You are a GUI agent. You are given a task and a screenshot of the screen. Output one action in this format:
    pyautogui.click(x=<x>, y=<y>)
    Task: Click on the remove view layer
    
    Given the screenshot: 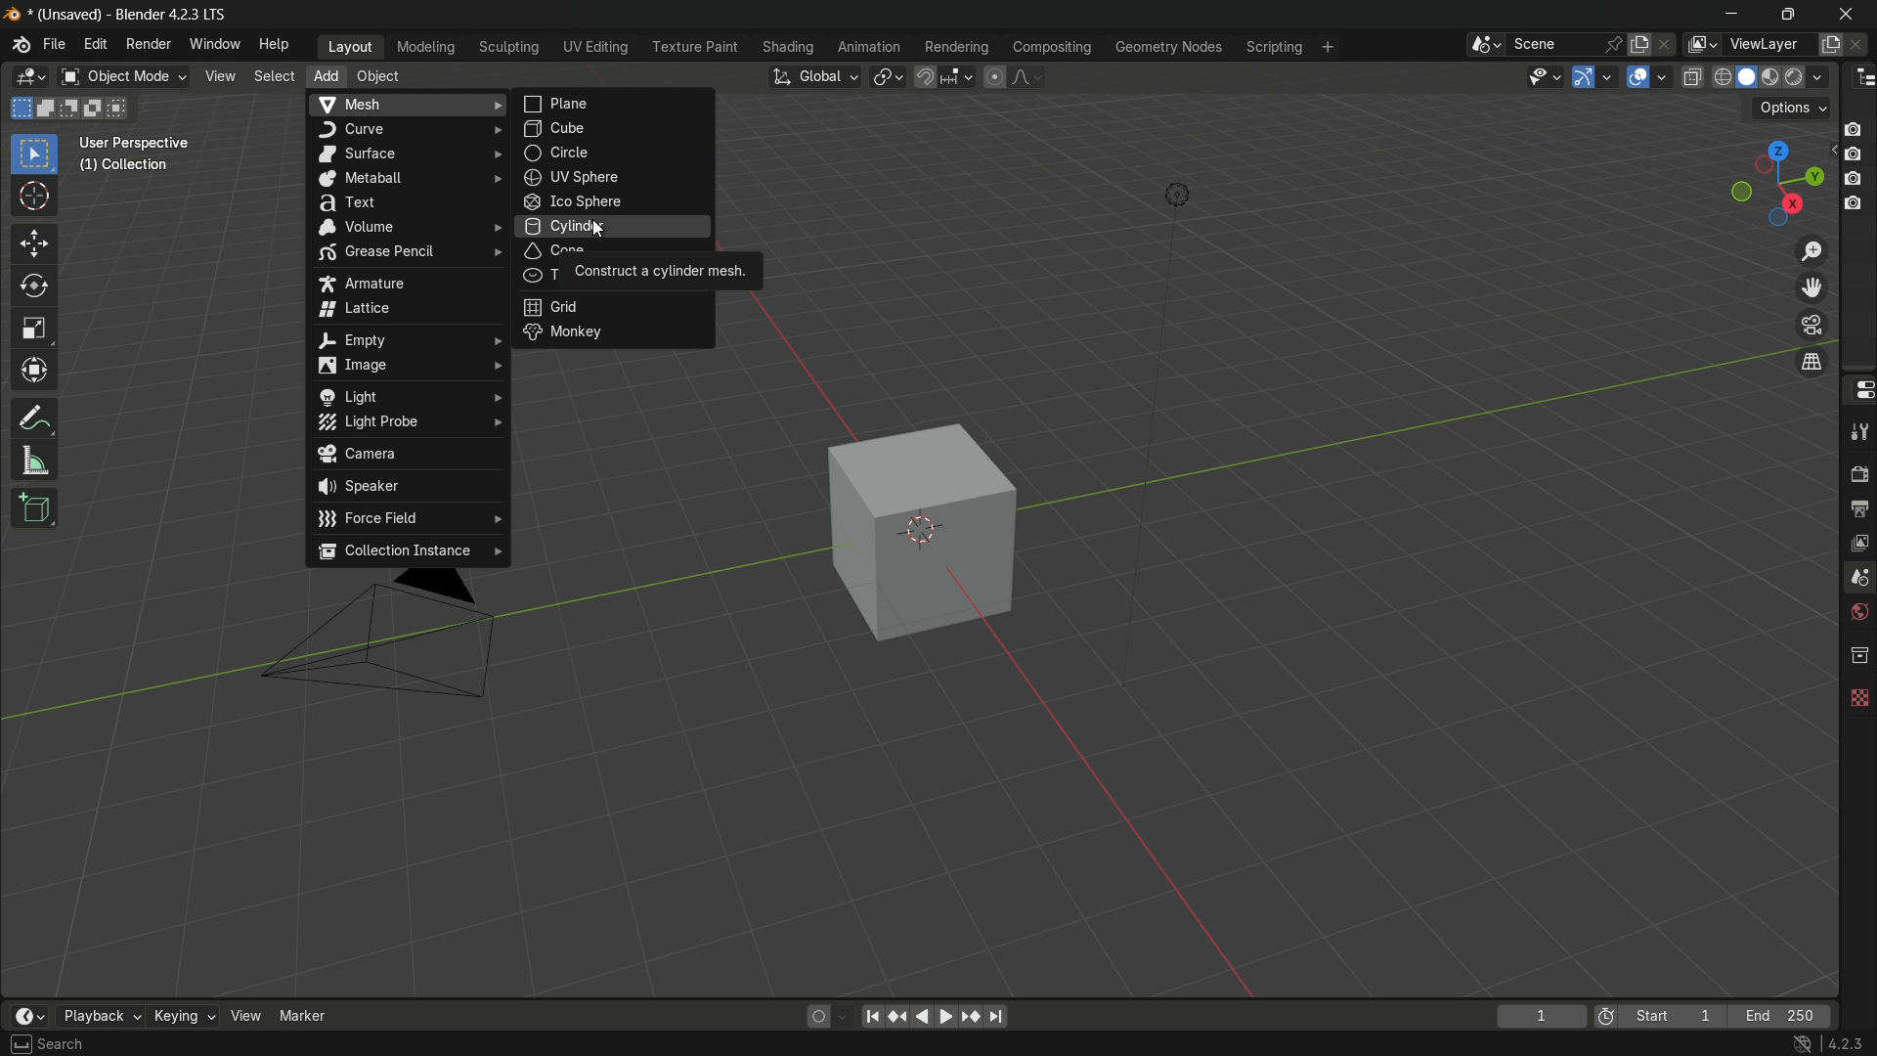 What is the action you would take?
    pyautogui.click(x=1861, y=45)
    